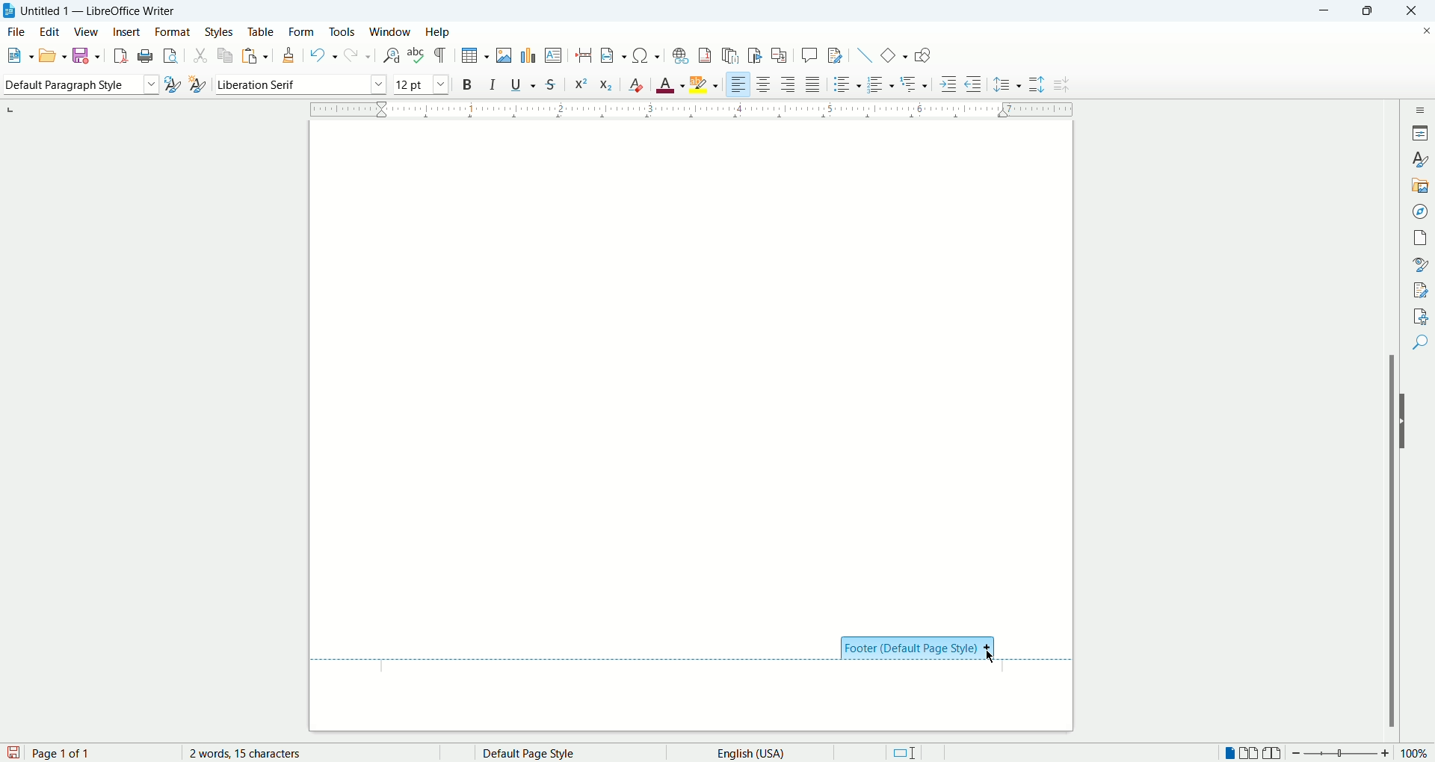 Image resolution: width=1435 pixels, height=762 pixels. I want to click on line spacing, so click(1007, 86).